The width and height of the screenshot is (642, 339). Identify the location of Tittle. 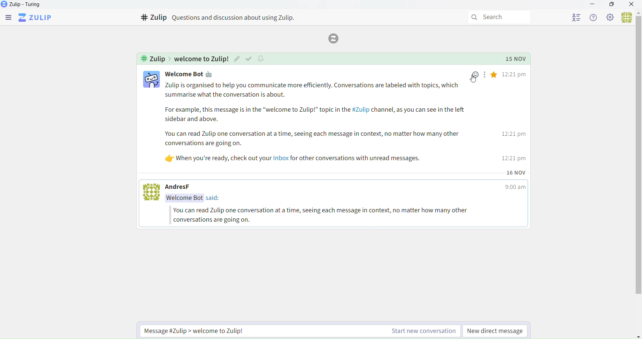
(225, 17).